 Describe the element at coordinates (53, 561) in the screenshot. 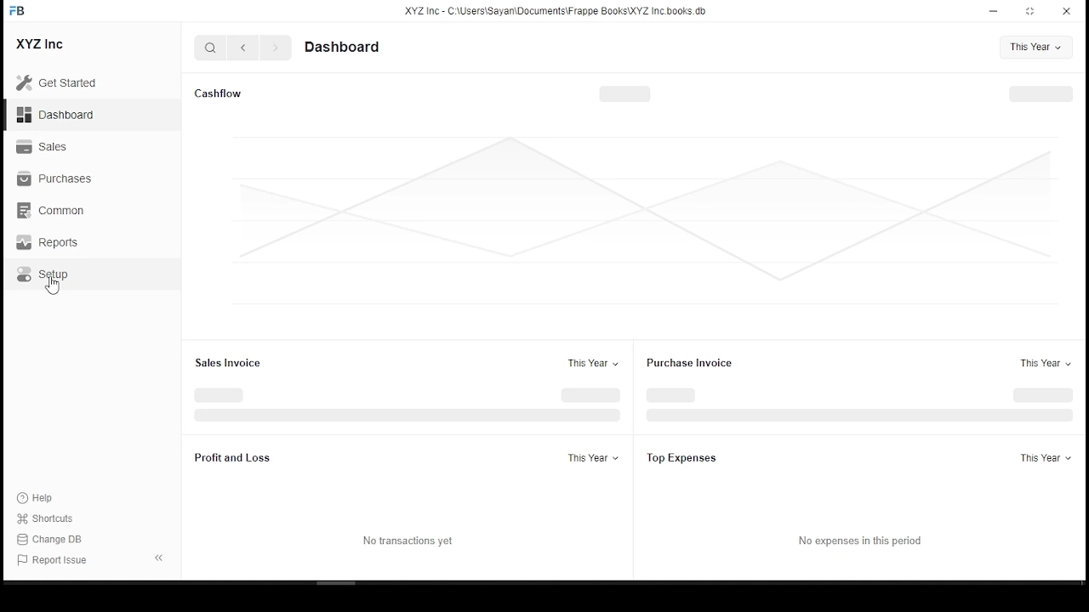

I see `Report Issue` at that location.